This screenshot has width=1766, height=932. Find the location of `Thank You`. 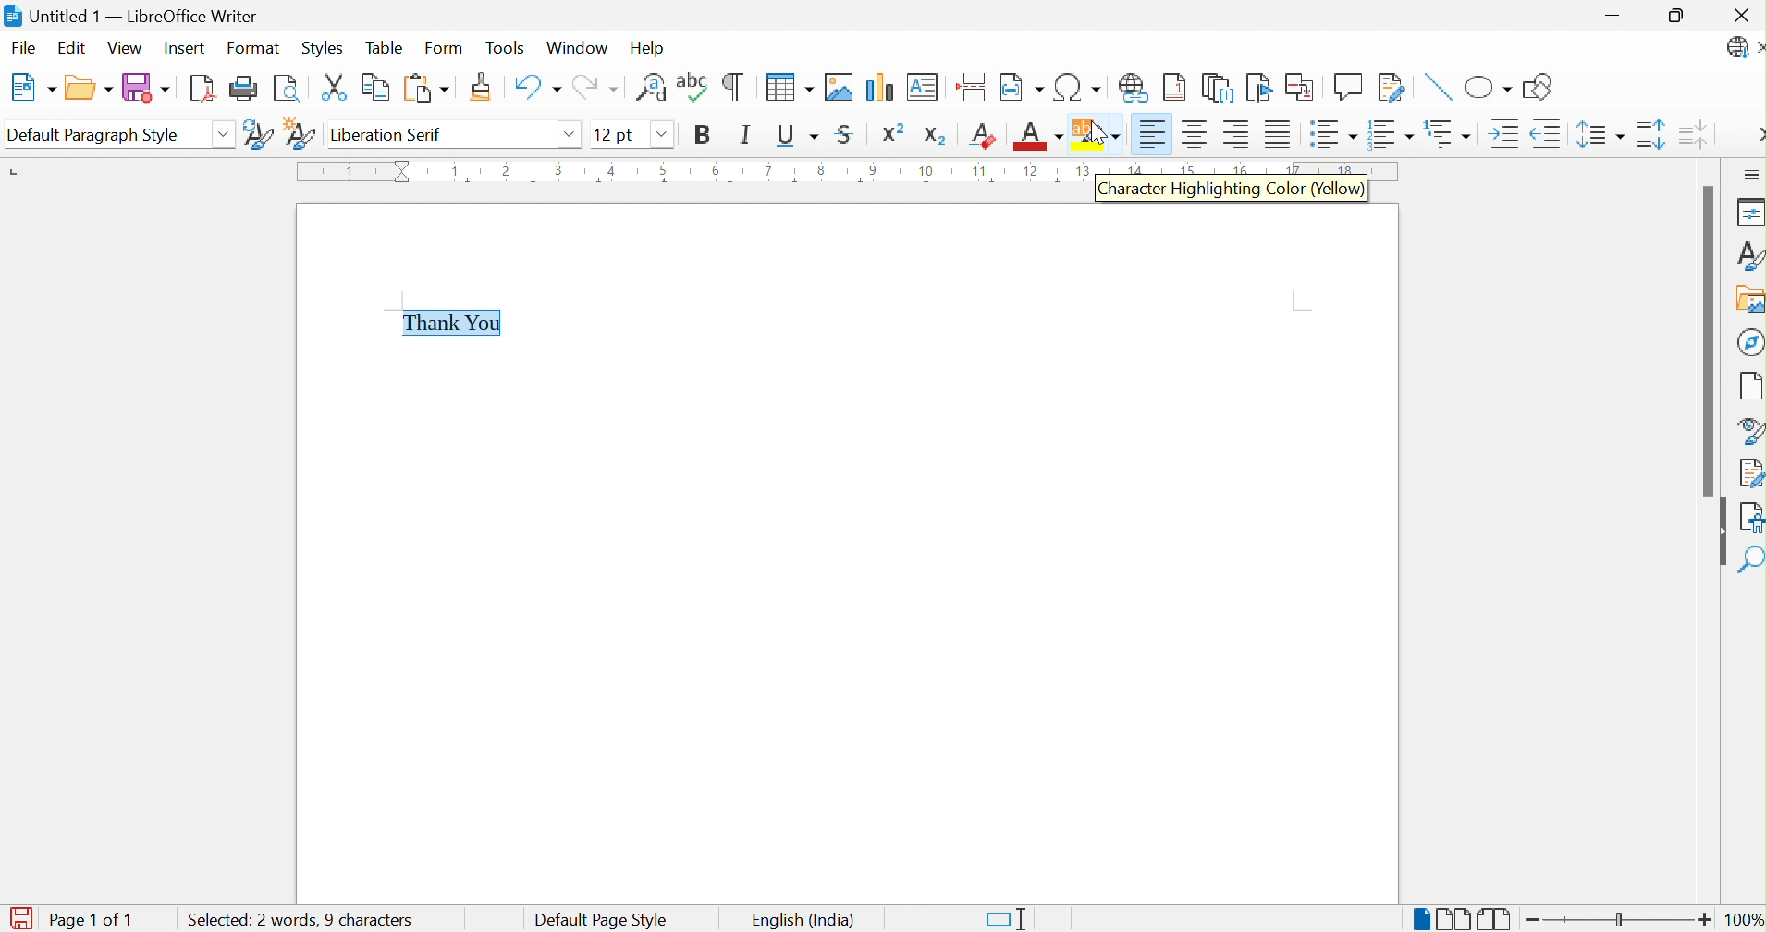

Thank You is located at coordinates (457, 324).